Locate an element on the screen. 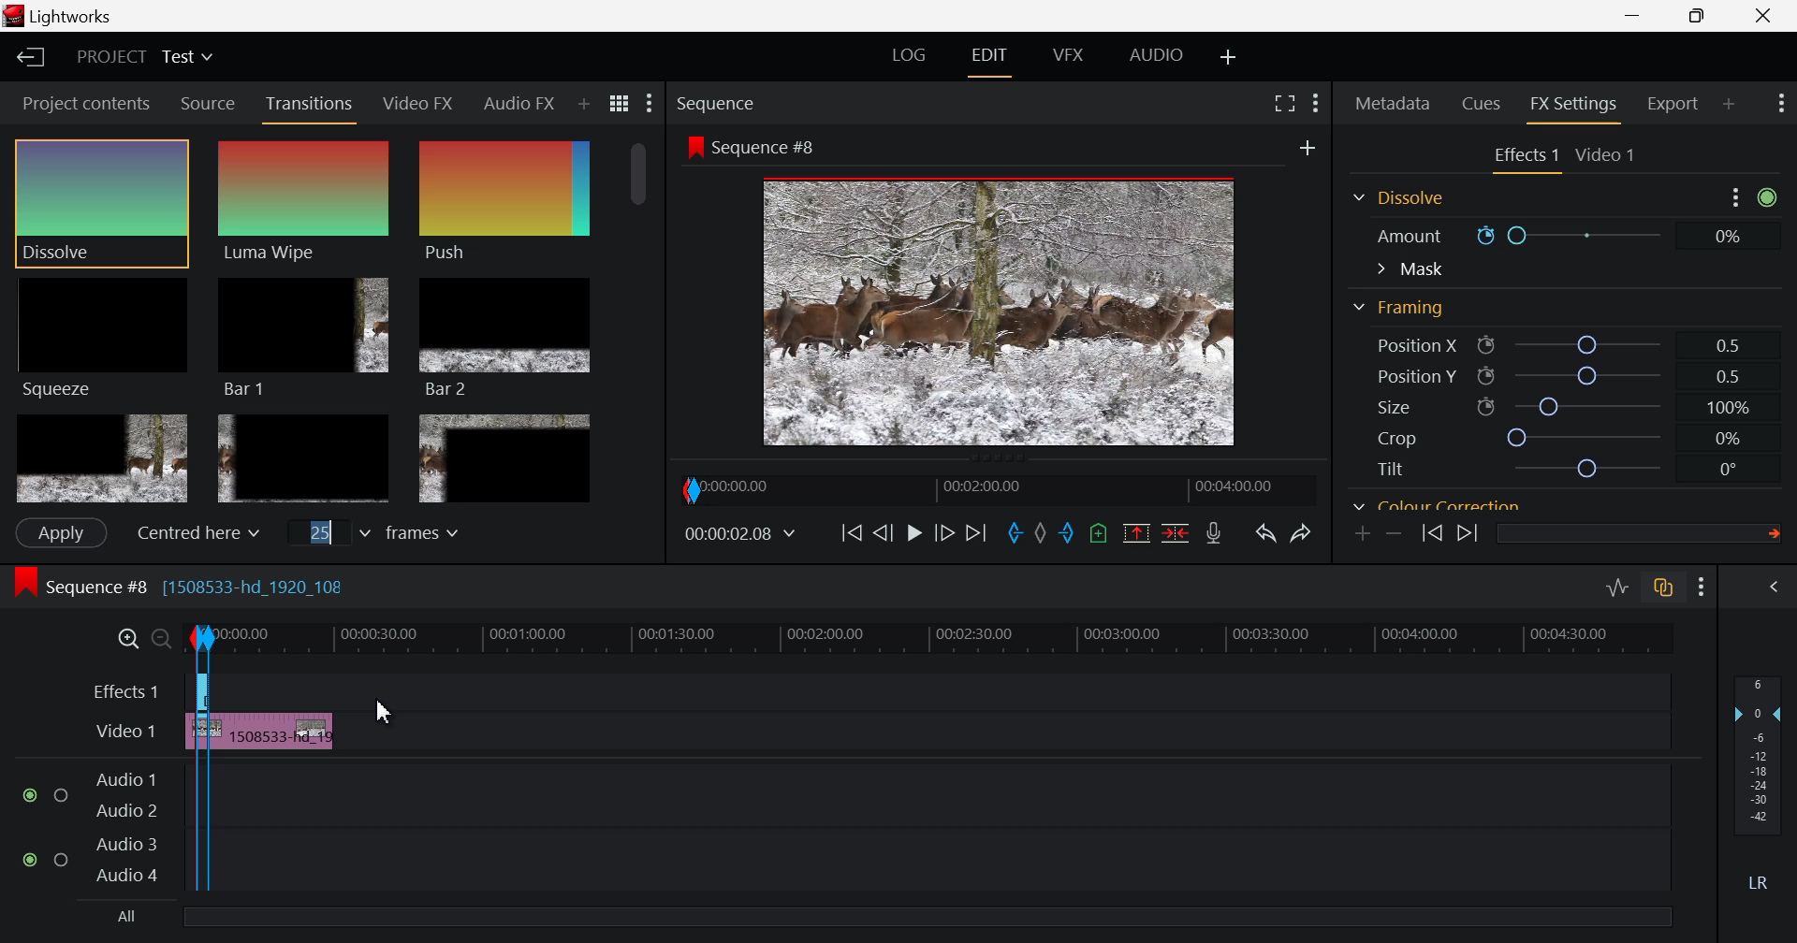  All is located at coordinates (129, 918).